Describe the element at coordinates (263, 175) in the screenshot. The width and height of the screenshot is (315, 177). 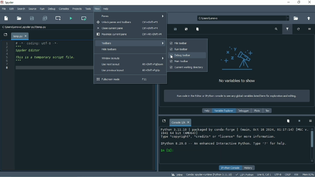
I see `Line 8, Col 1` at that location.